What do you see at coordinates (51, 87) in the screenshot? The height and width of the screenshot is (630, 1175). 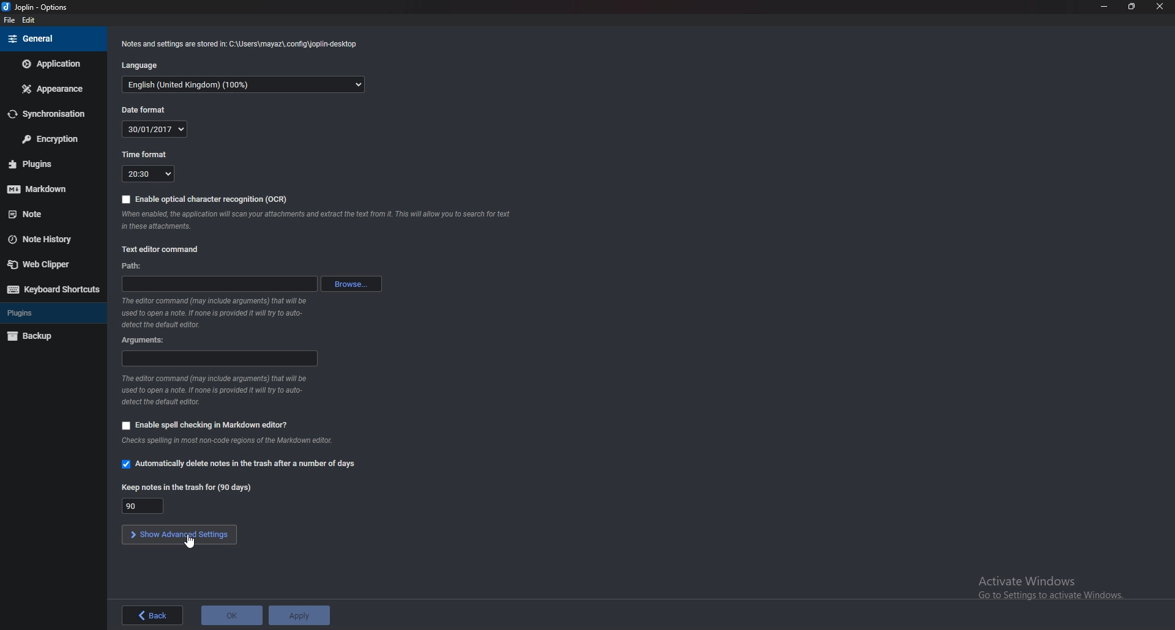 I see `Appearance` at bounding box center [51, 87].